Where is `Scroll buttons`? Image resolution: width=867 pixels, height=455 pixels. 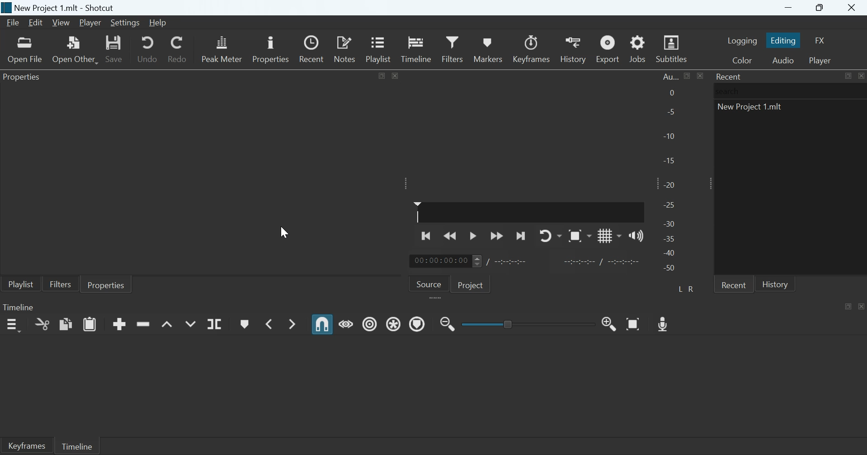 Scroll buttons is located at coordinates (476, 261).